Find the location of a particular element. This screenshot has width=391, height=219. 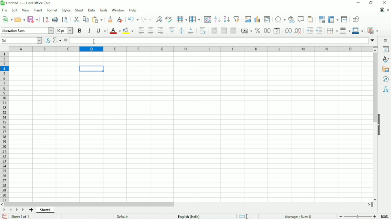

Clone formatting is located at coordinates (110, 19).